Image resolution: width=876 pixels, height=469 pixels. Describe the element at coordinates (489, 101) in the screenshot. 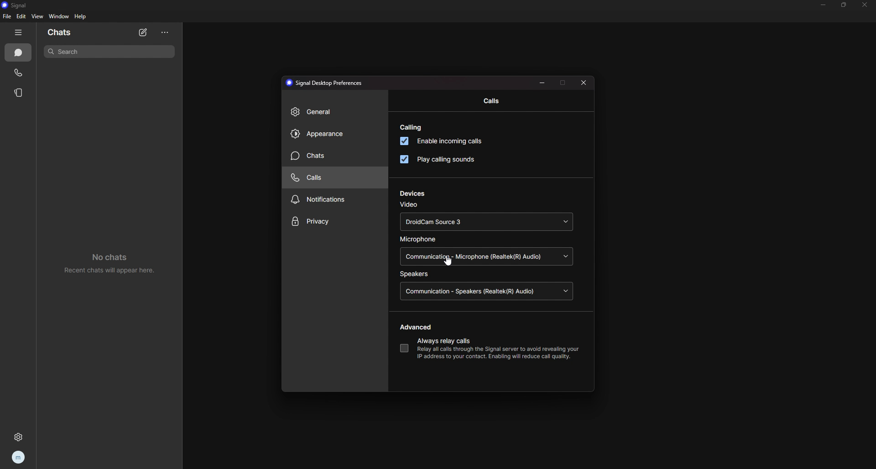

I see `calls` at that location.